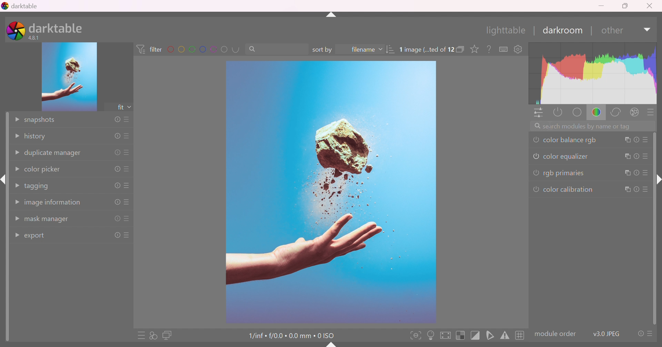 This screenshot has width=662, height=347. Describe the element at coordinates (22, 6) in the screenshot. I see `darktable` at that location.